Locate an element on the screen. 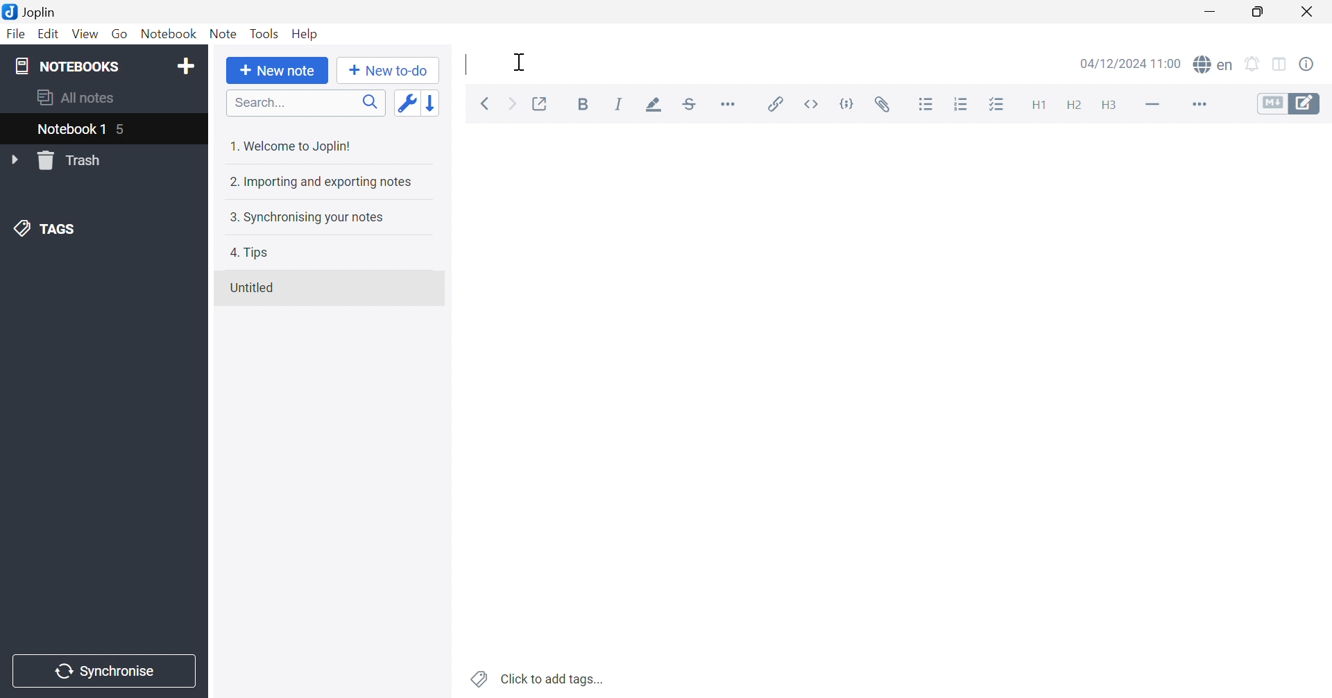 Image resolution: width=1332 pixels, height=698 pixels. 4. Tips is located at coordinates (255, 251).